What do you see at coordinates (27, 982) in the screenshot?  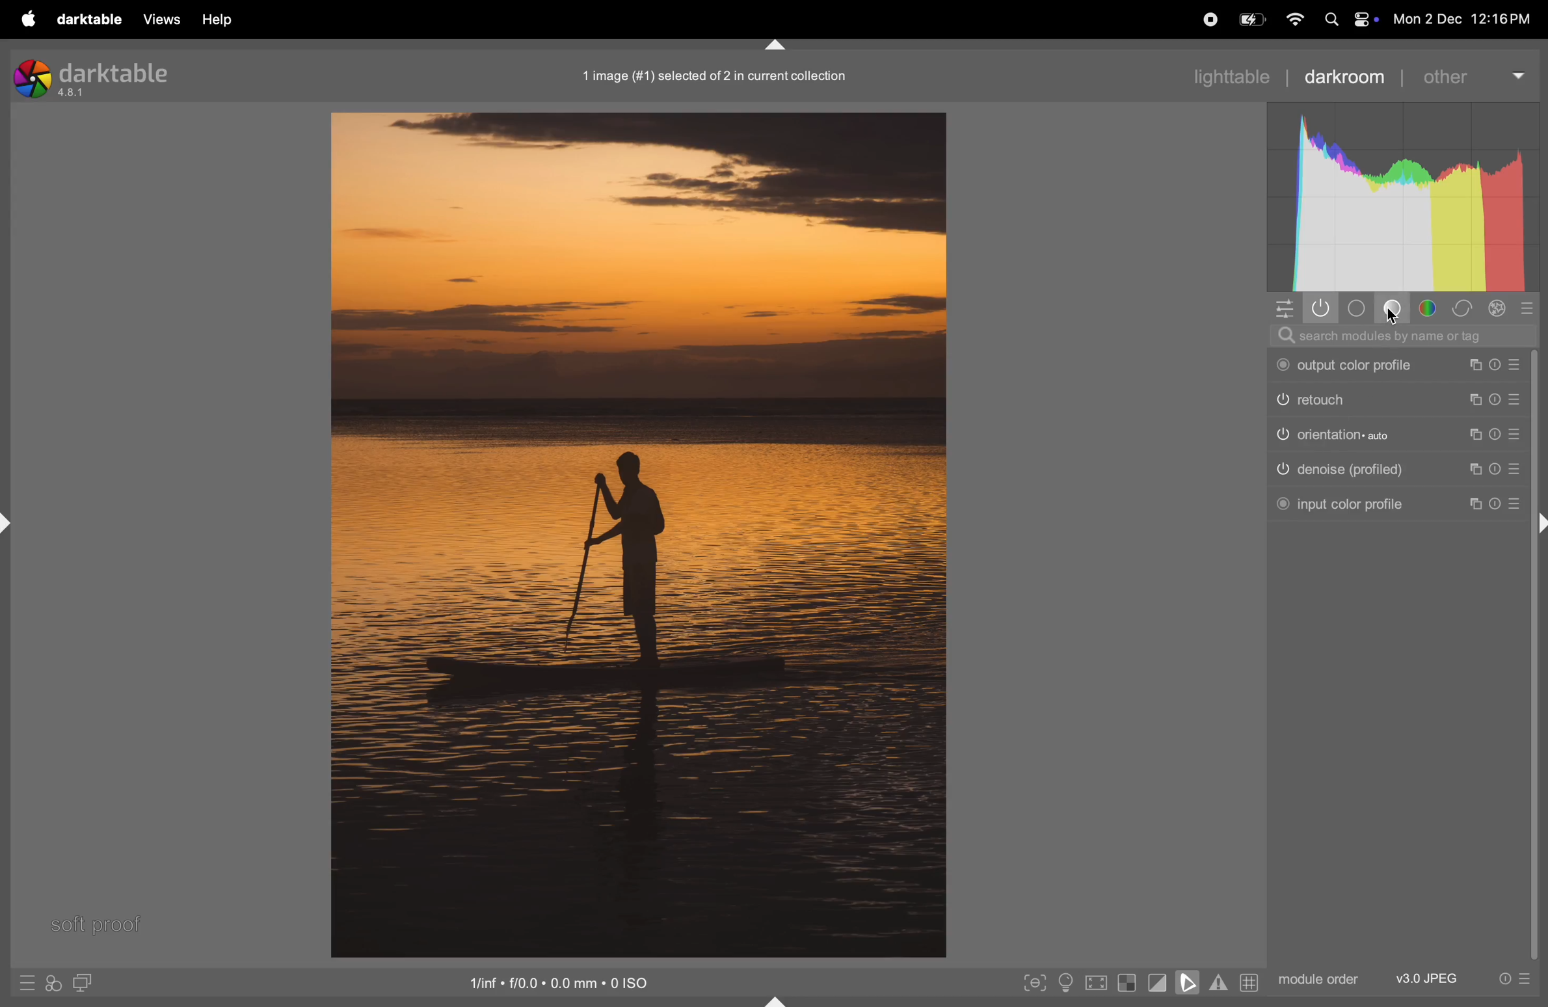 I see `quick acess to presets` at bounding box center [27, 982].